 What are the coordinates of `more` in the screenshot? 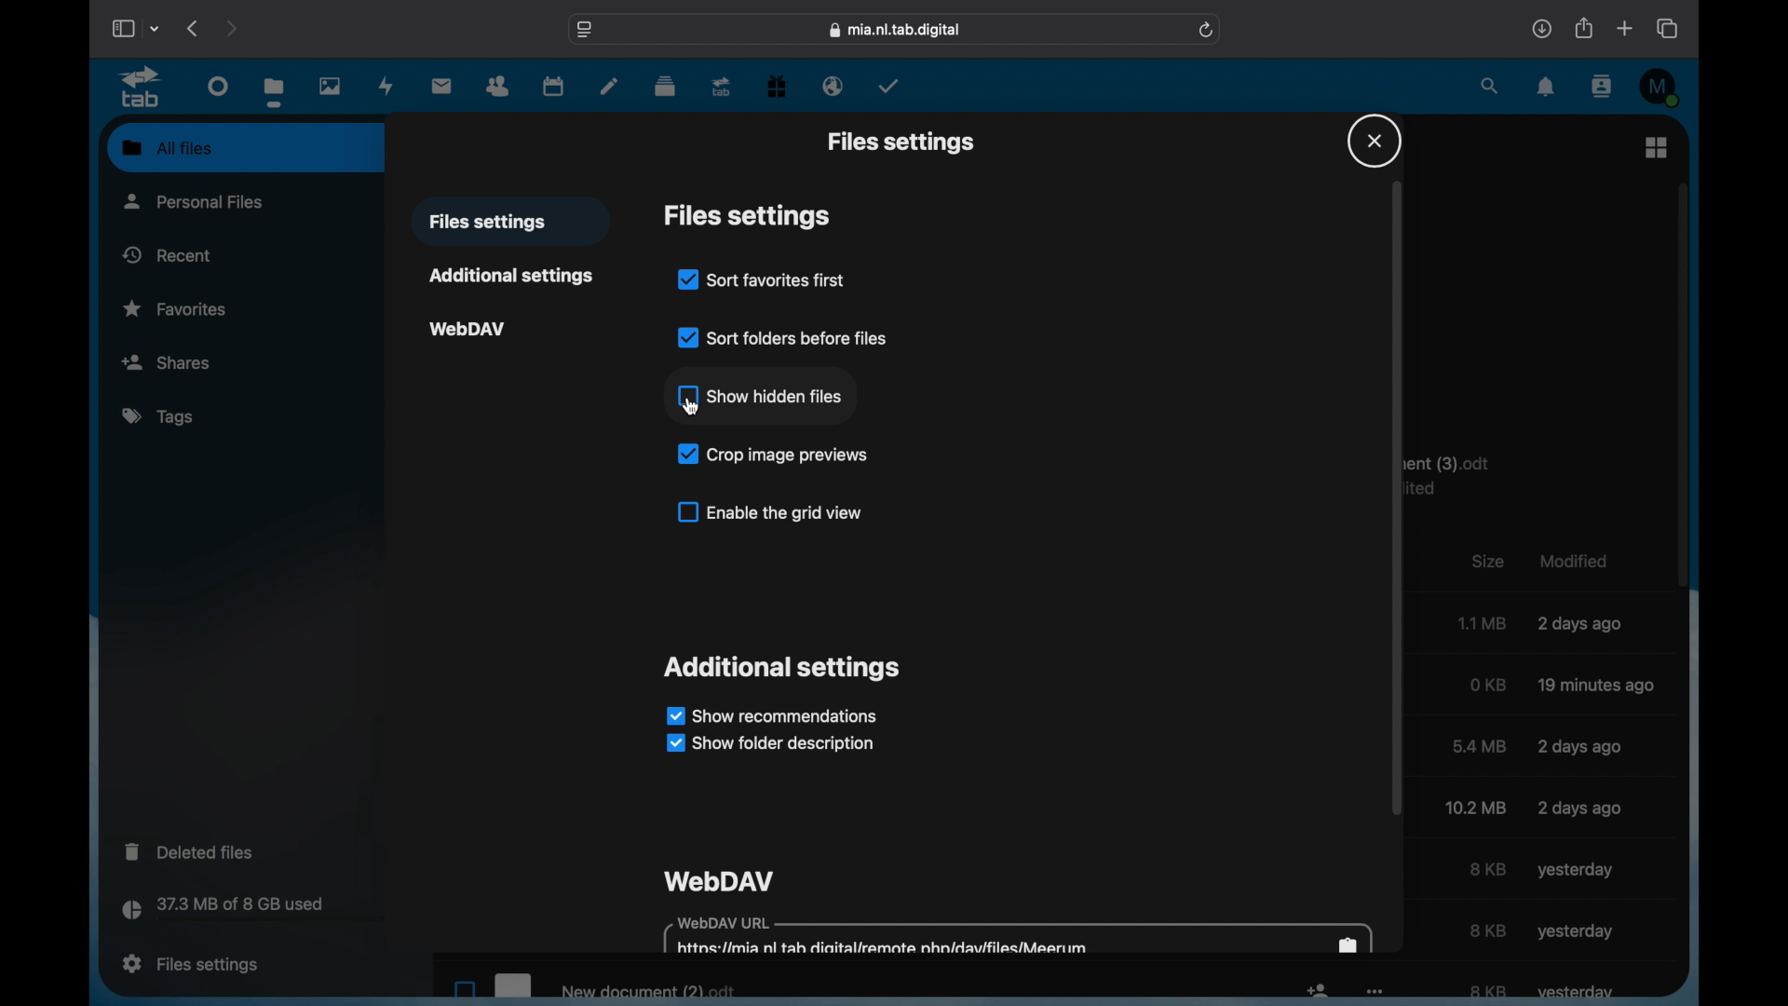 It's located at (1375, 994).